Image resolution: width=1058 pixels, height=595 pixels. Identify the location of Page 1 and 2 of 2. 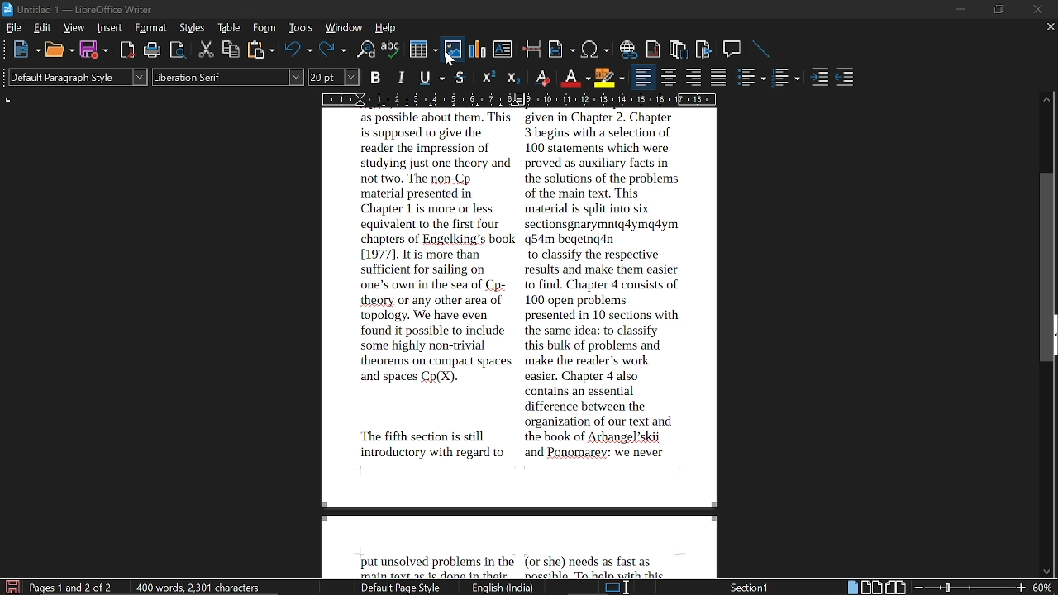
(74, 586).